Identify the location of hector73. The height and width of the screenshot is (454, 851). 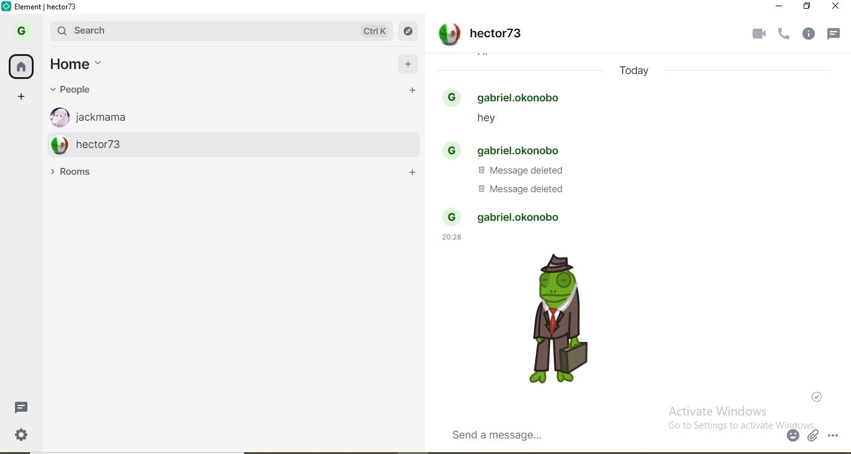
(222, 144).